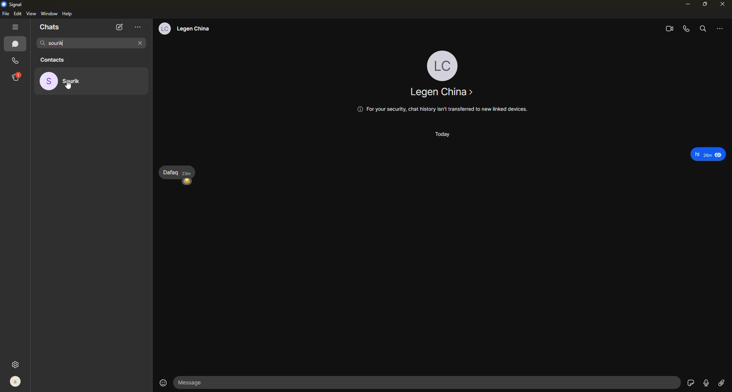  Describe the element at coordinates (443, 134) in the screenshot. I see `today` at that location.